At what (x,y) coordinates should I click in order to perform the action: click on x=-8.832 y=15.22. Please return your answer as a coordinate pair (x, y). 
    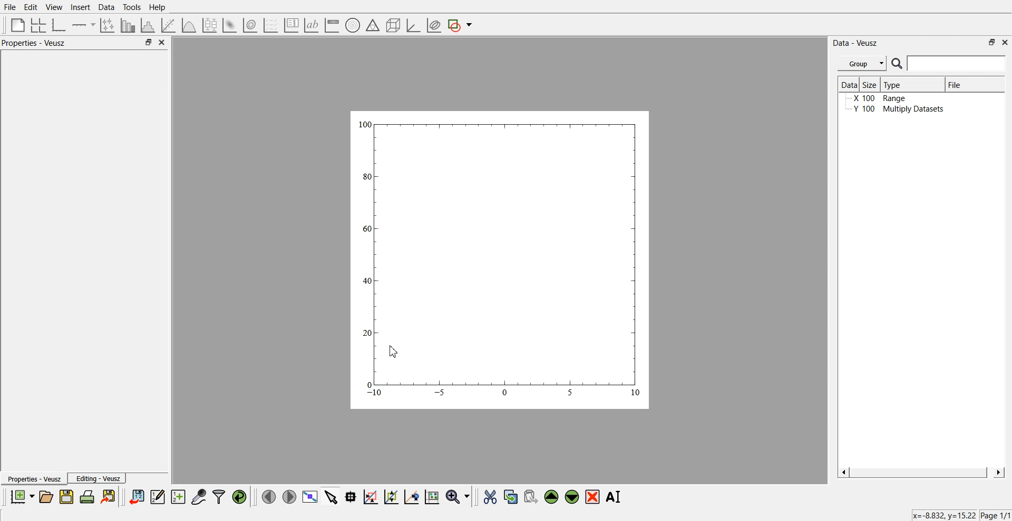
    Looking at the image, I should click on (941, 514).